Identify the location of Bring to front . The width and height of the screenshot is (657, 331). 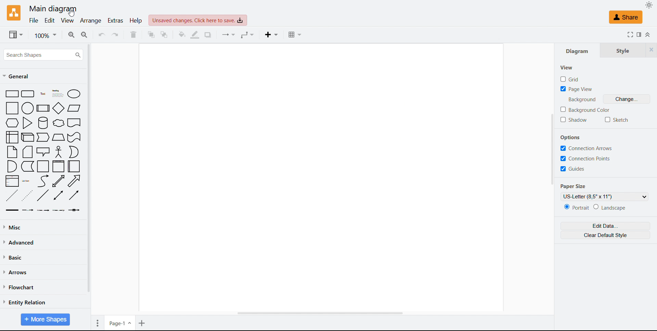
(151, 35).